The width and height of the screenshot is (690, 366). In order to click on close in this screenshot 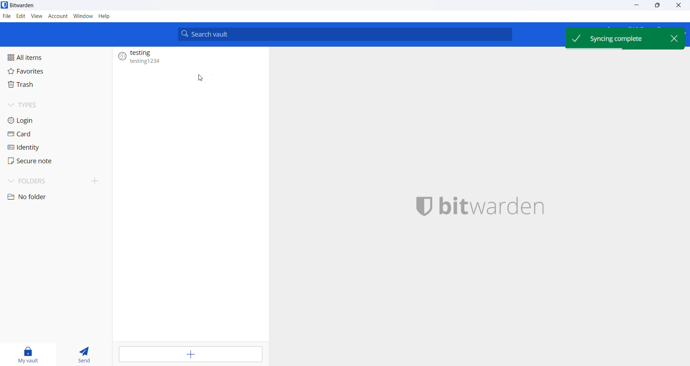, I will do `click(676, 39)`.